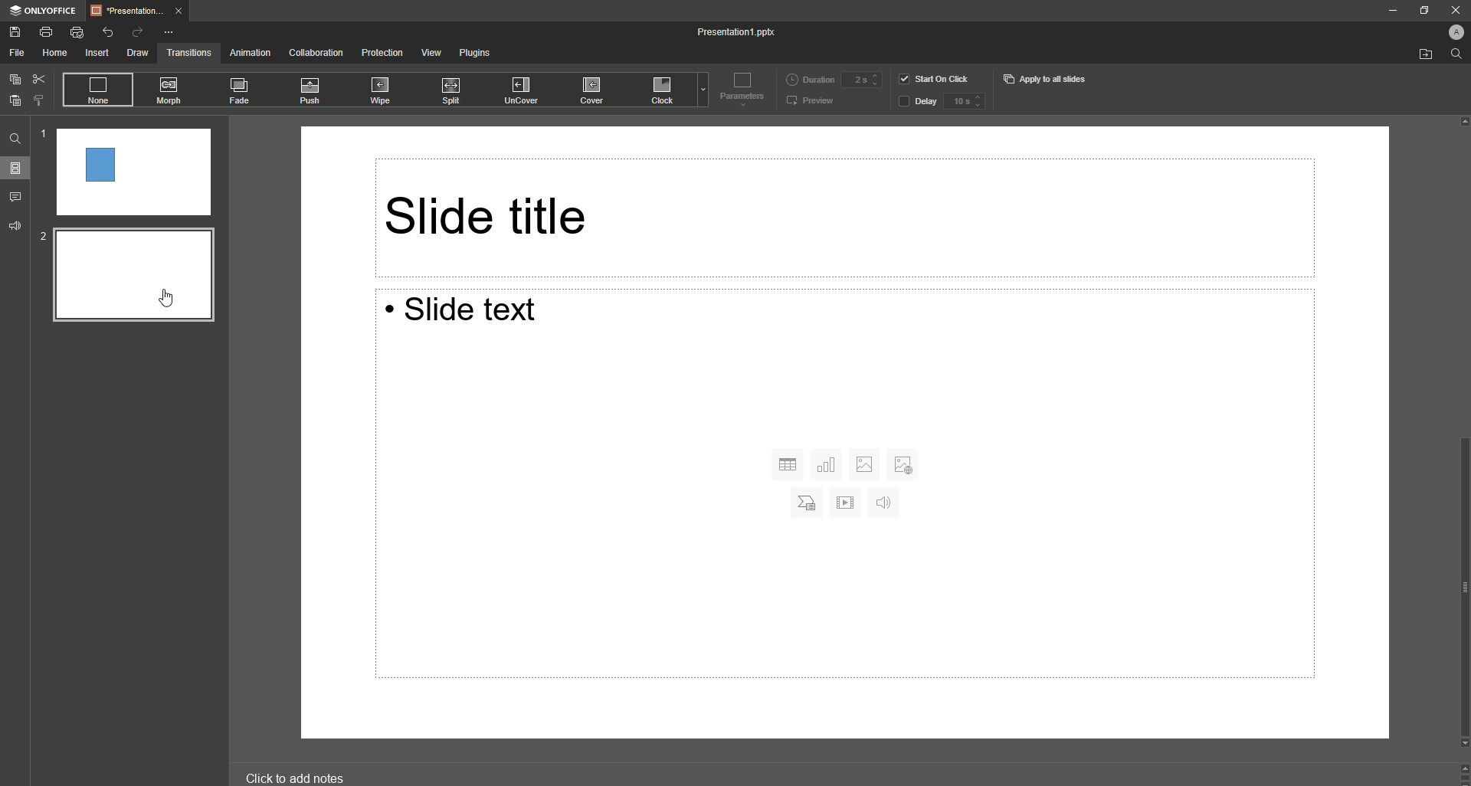  Describe the element at coordinates (886, 505) in the screenshot. I see `Audio sound` at that location.